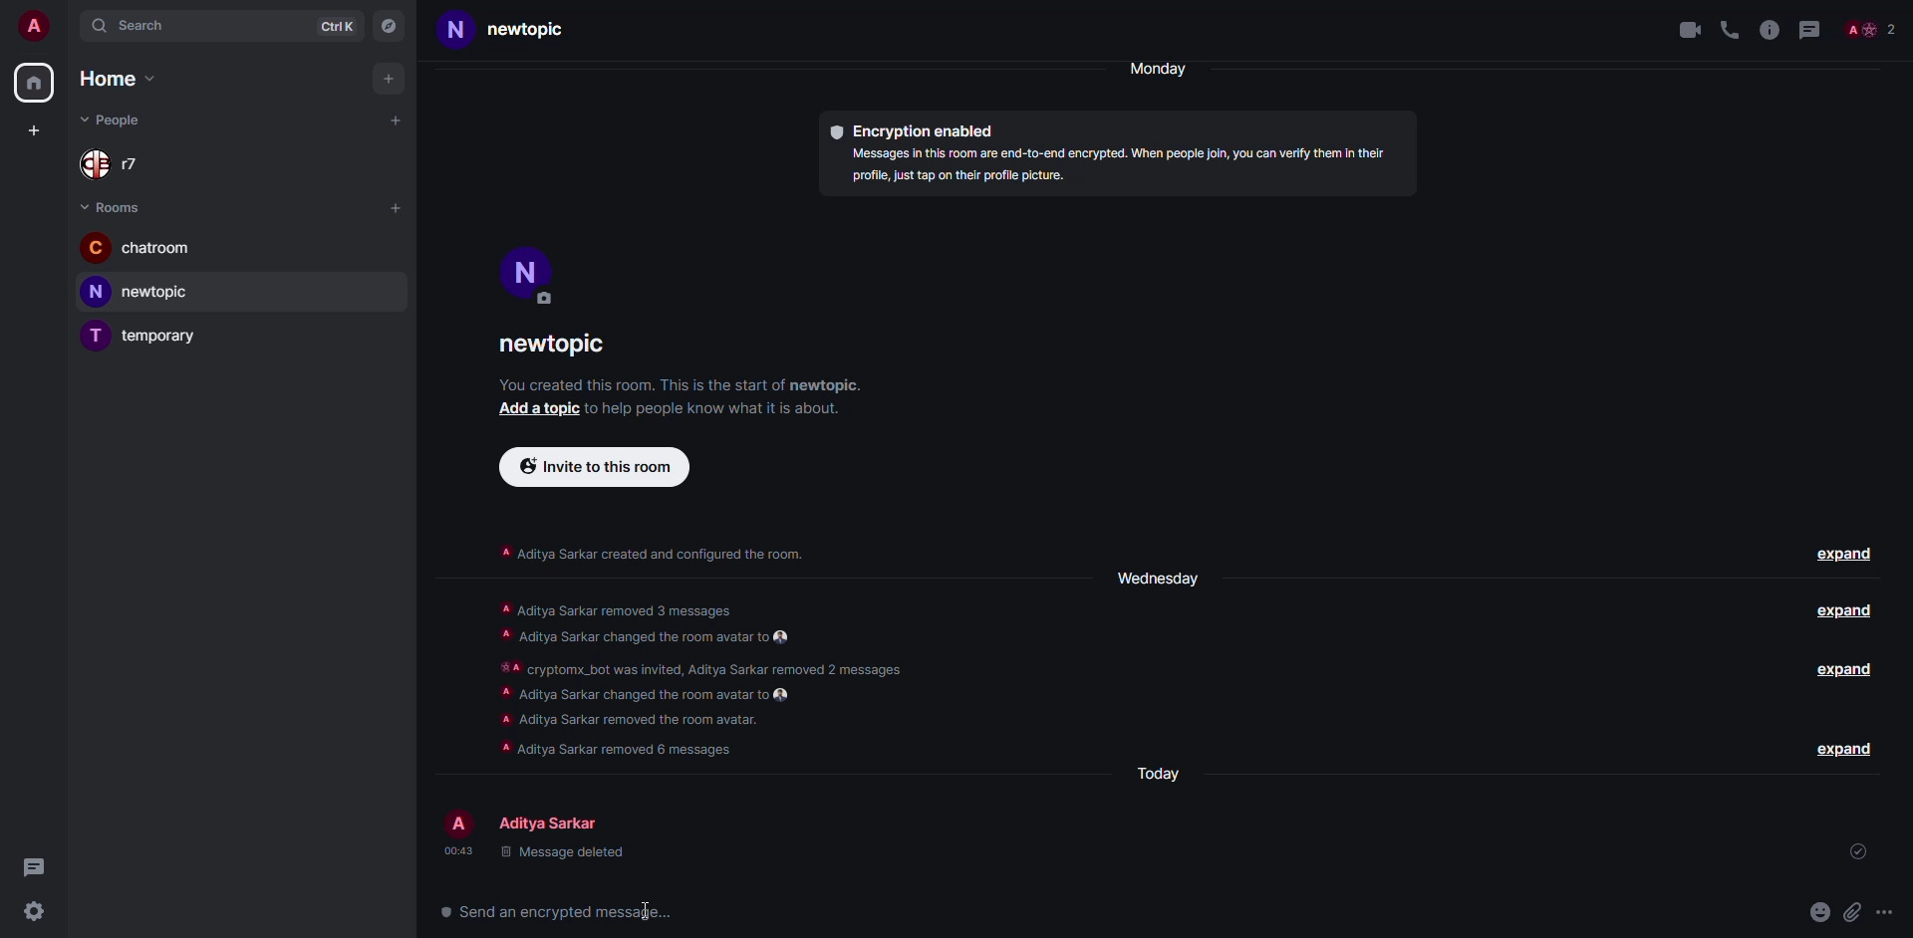 The height and width of the screenshot is (938, 1913). Describe the element at coordinates (520, 30) in the screenshot. I see `room` at that location.